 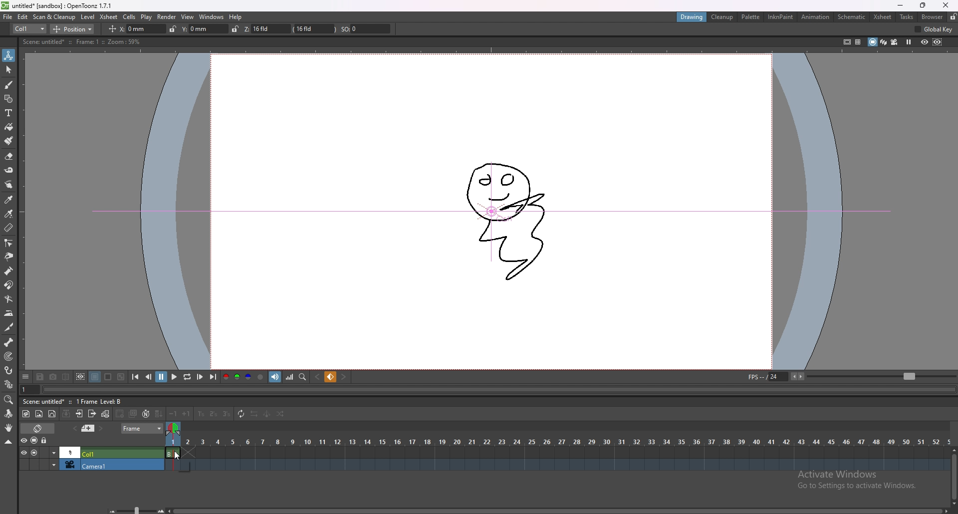 What do you see at coordinates (290, 377) in the screenshot?
I see `histogram` at bounding box center [290, 377].